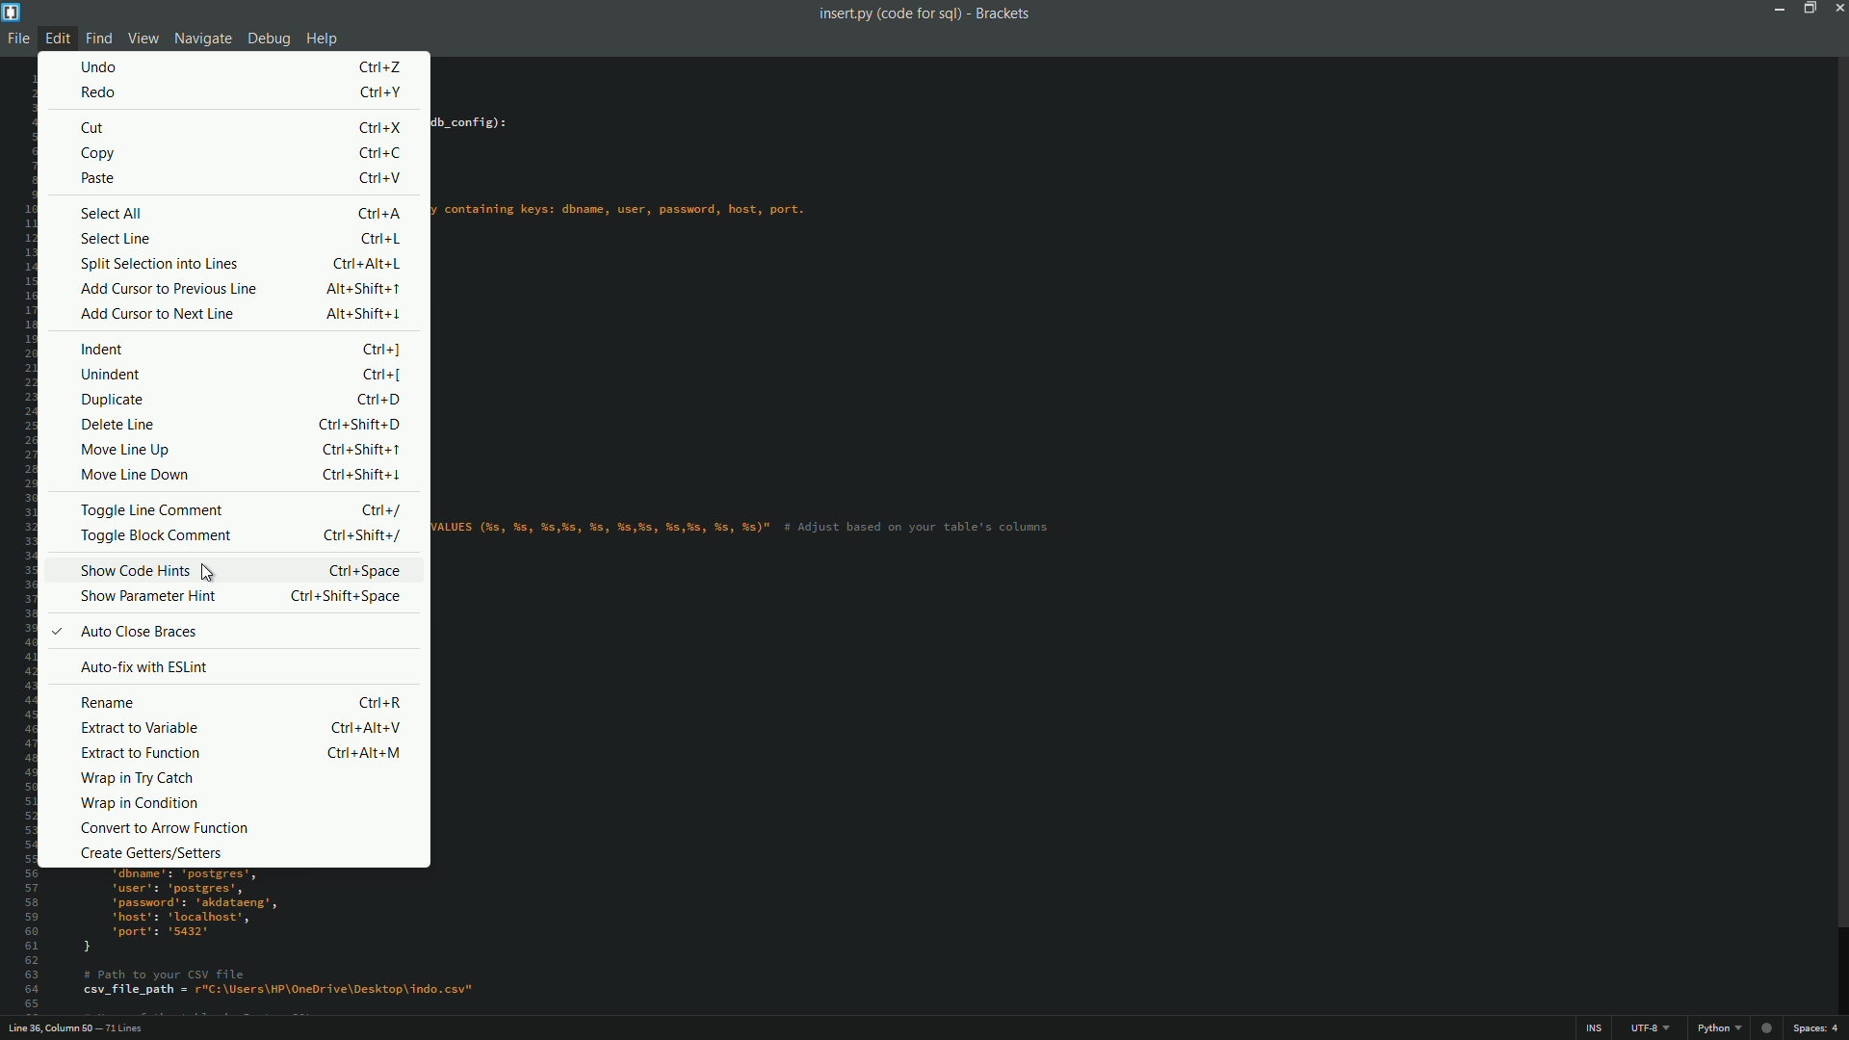 The width and height of the screenshot is (1849, 1040). What do you see at coordinates (379, 128) in the screenshot?
I see `keyboard shortcut` at bounding box center [379, 128].